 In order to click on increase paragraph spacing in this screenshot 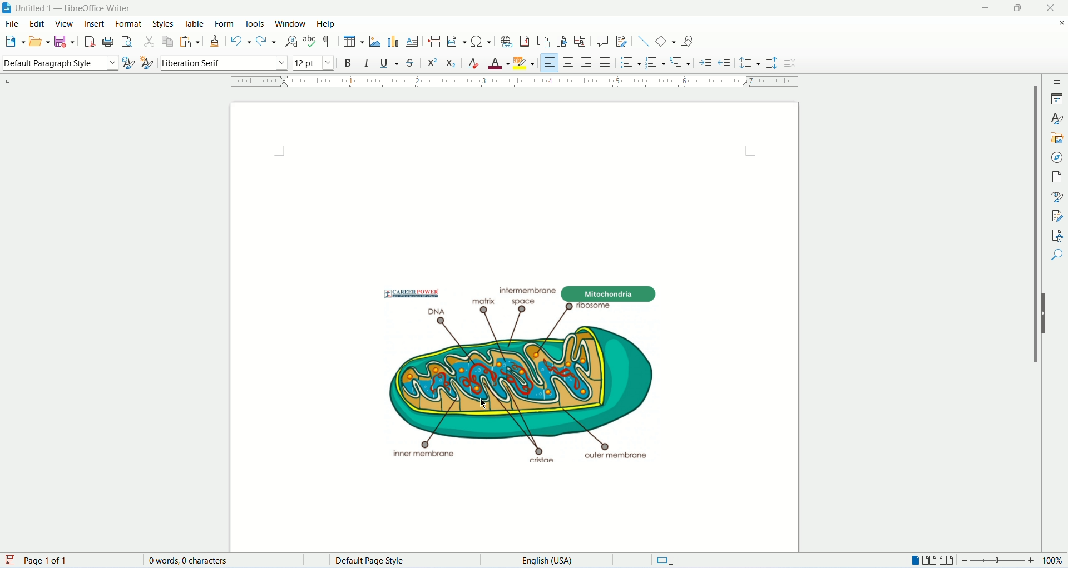, I will do `click(771, 63)`.